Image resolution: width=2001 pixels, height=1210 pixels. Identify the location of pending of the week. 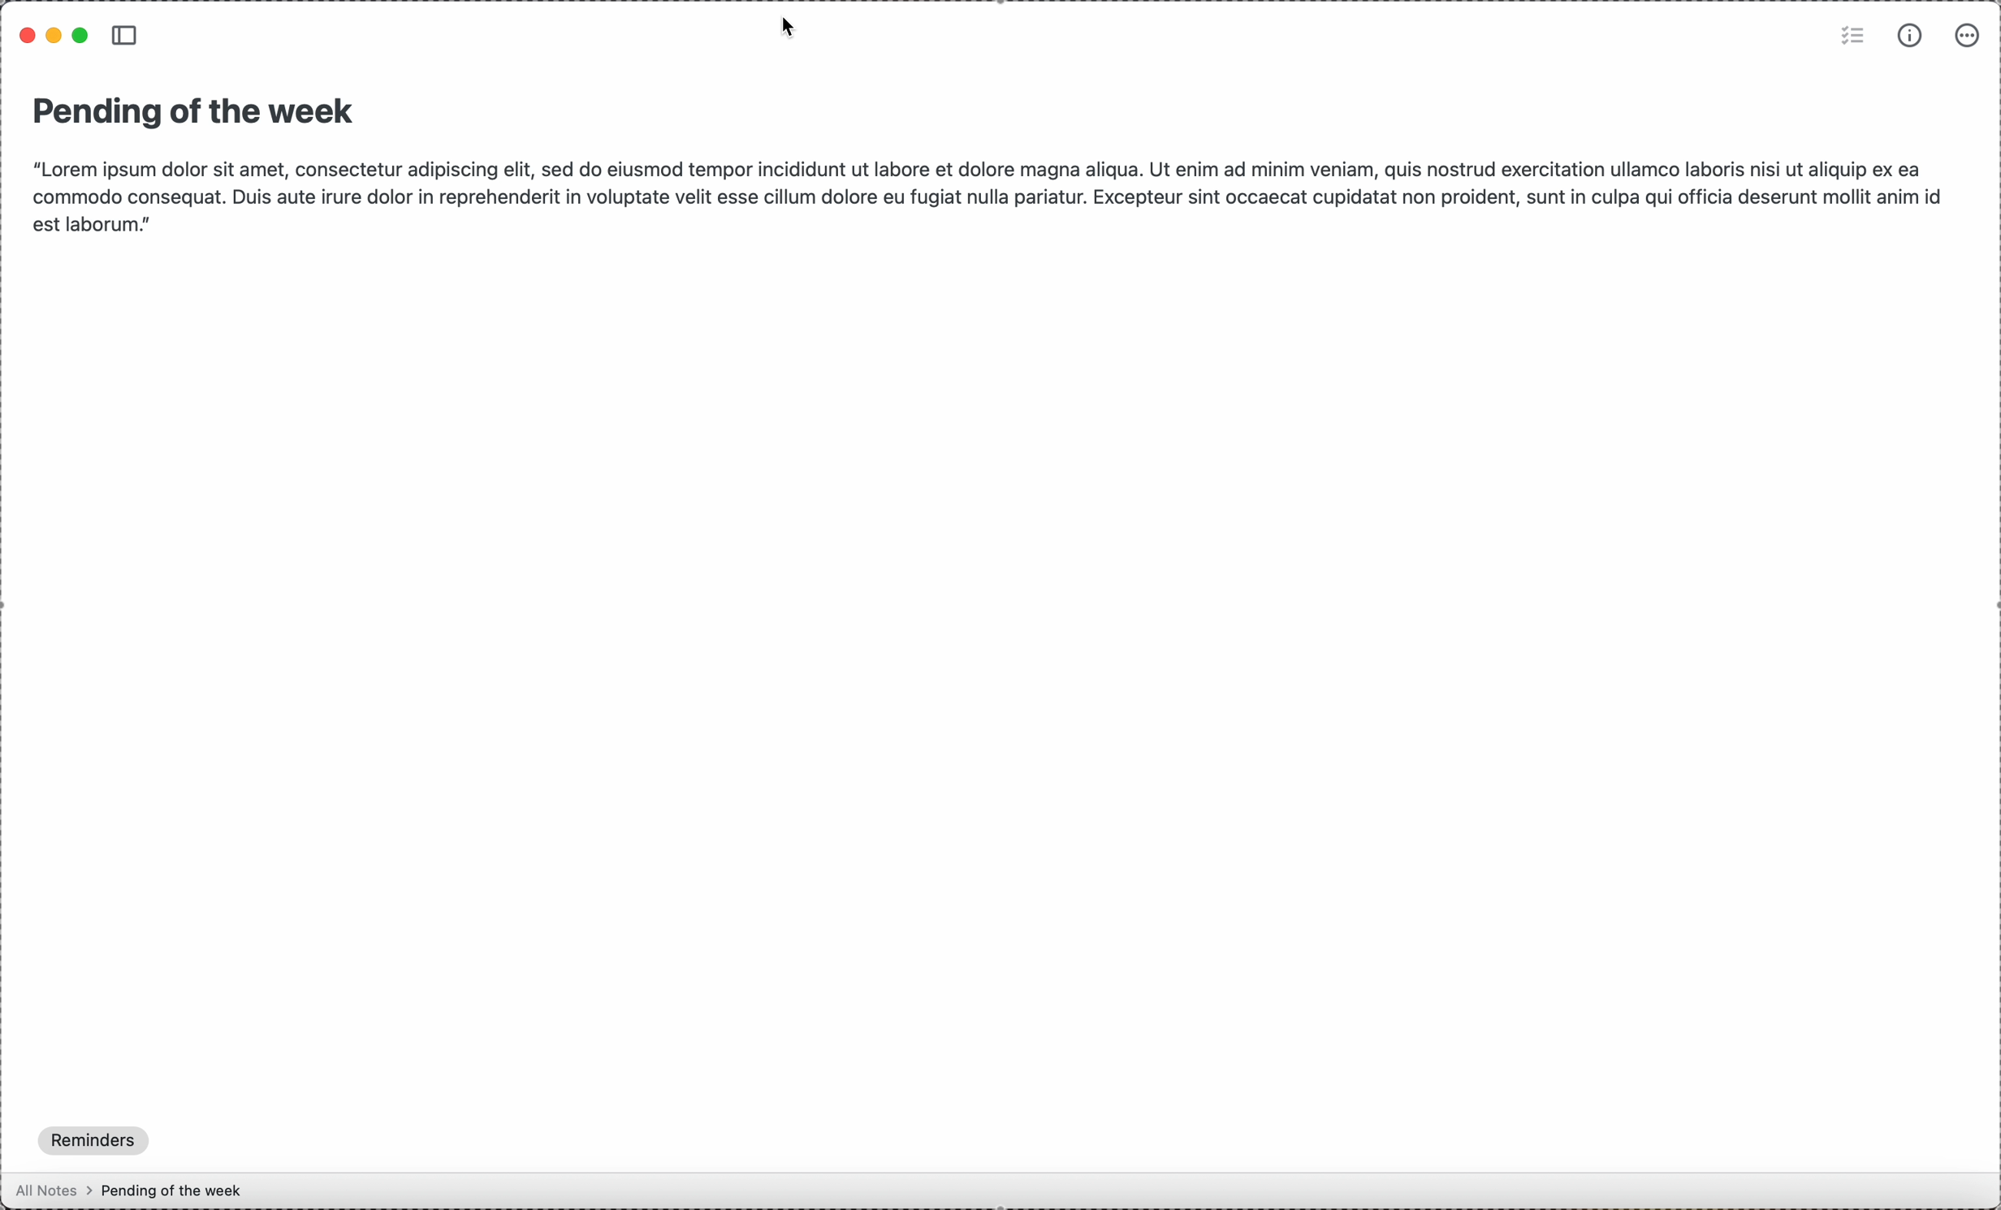
(197, 111).